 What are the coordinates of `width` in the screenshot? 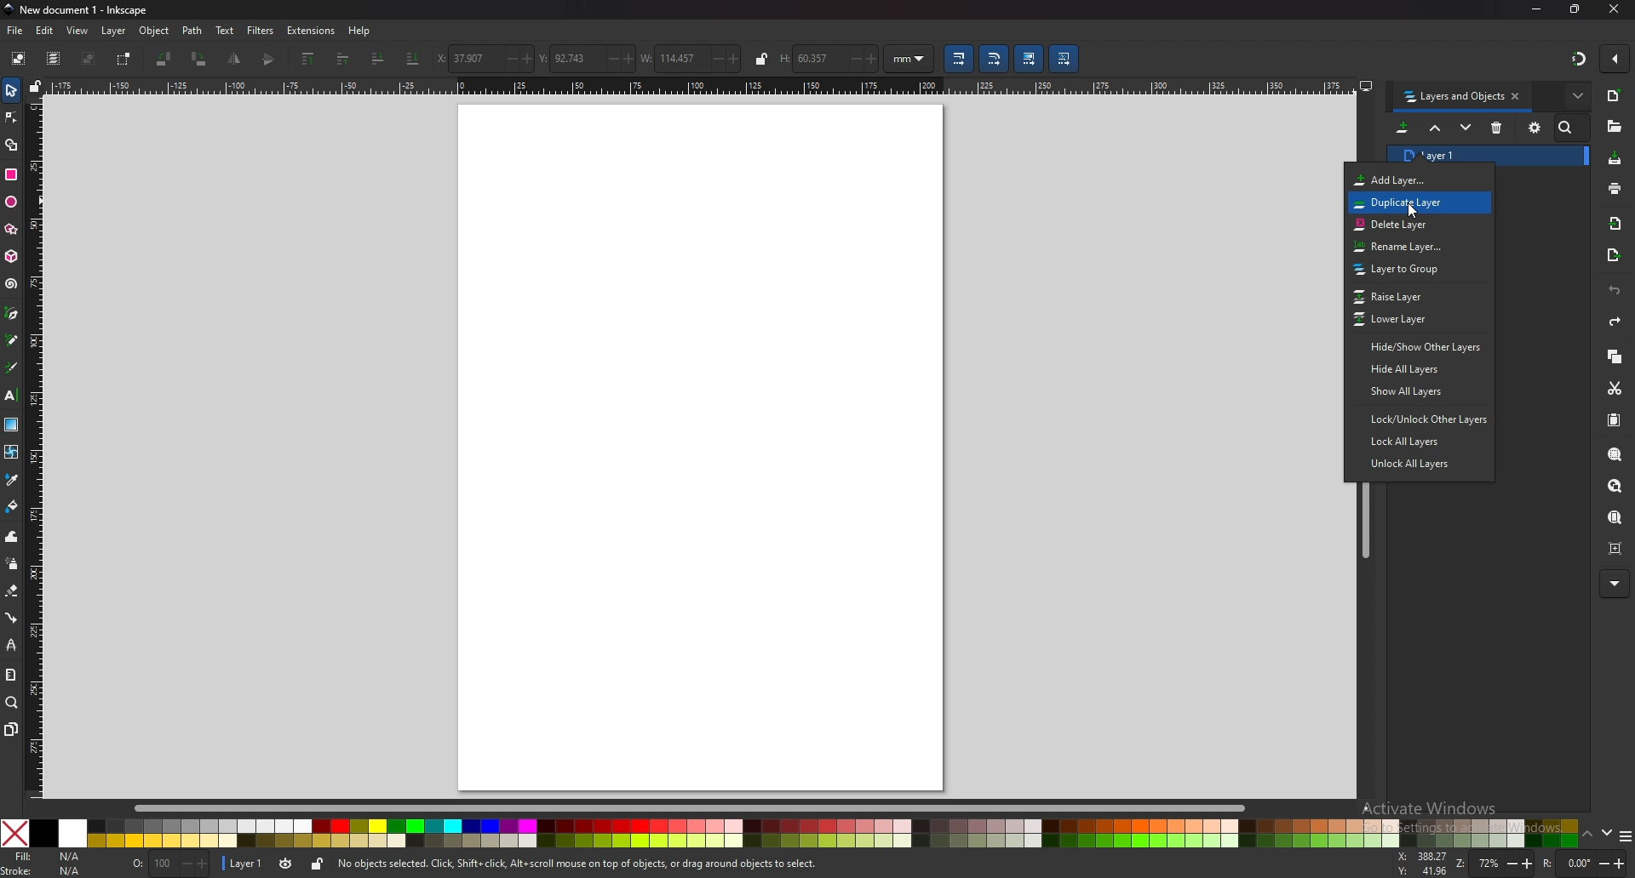 It's located at (670, 60).